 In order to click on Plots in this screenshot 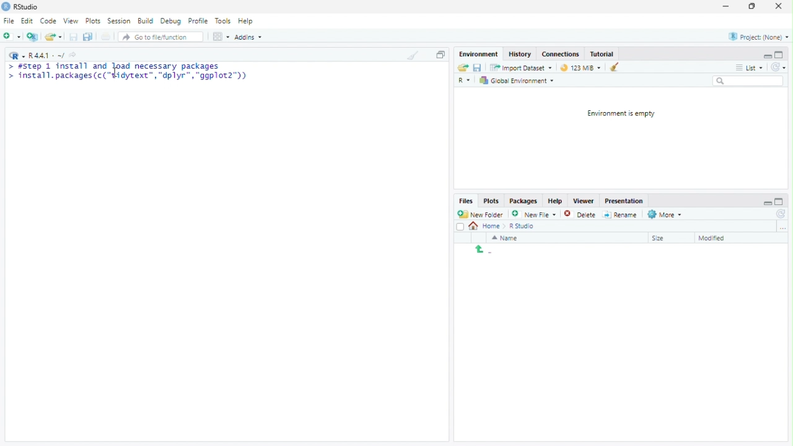, I will do `click(92, 21)`.